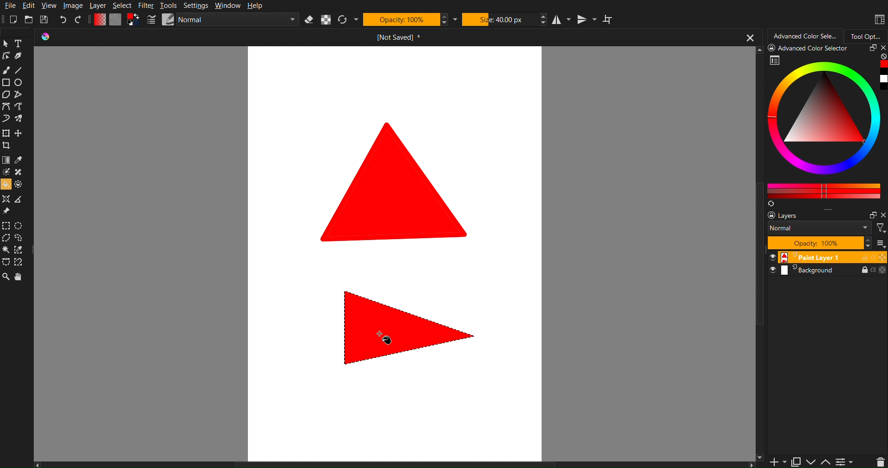 The width and height of the screenshot is (888, 468). I want to click on Tools, so click(170, 6).